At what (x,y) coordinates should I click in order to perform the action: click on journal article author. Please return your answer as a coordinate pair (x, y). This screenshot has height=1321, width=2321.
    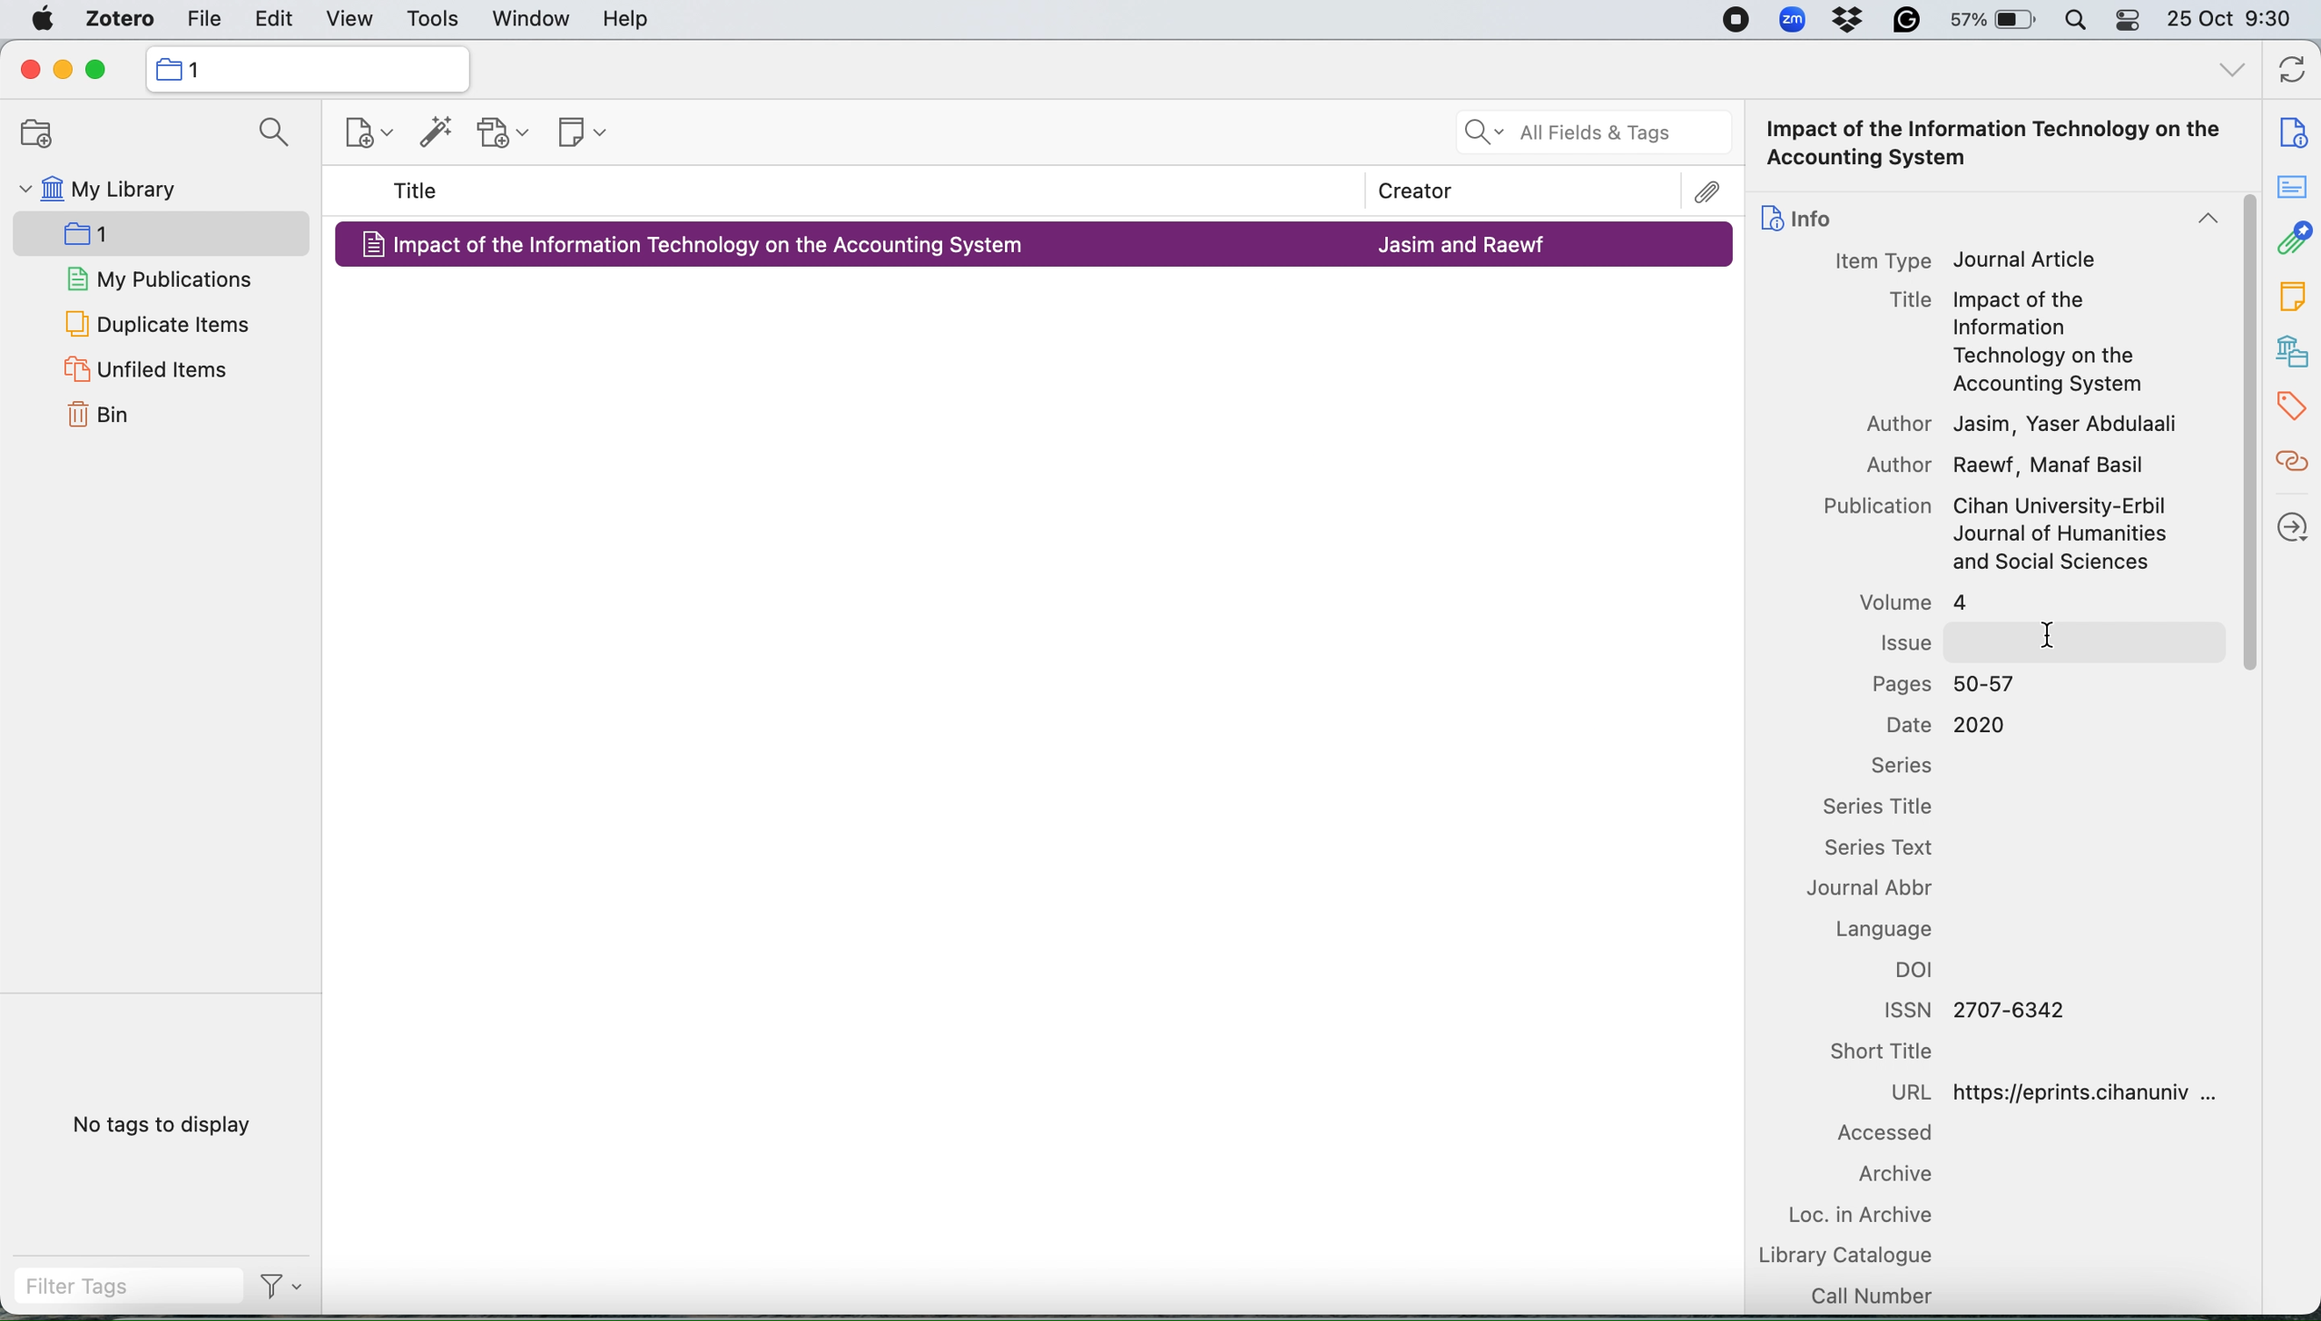
    Looking at the image, I should click on (1462, 246).